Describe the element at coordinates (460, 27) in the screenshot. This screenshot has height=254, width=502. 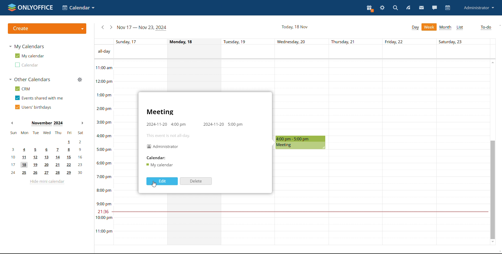
I see `list view` at that location.